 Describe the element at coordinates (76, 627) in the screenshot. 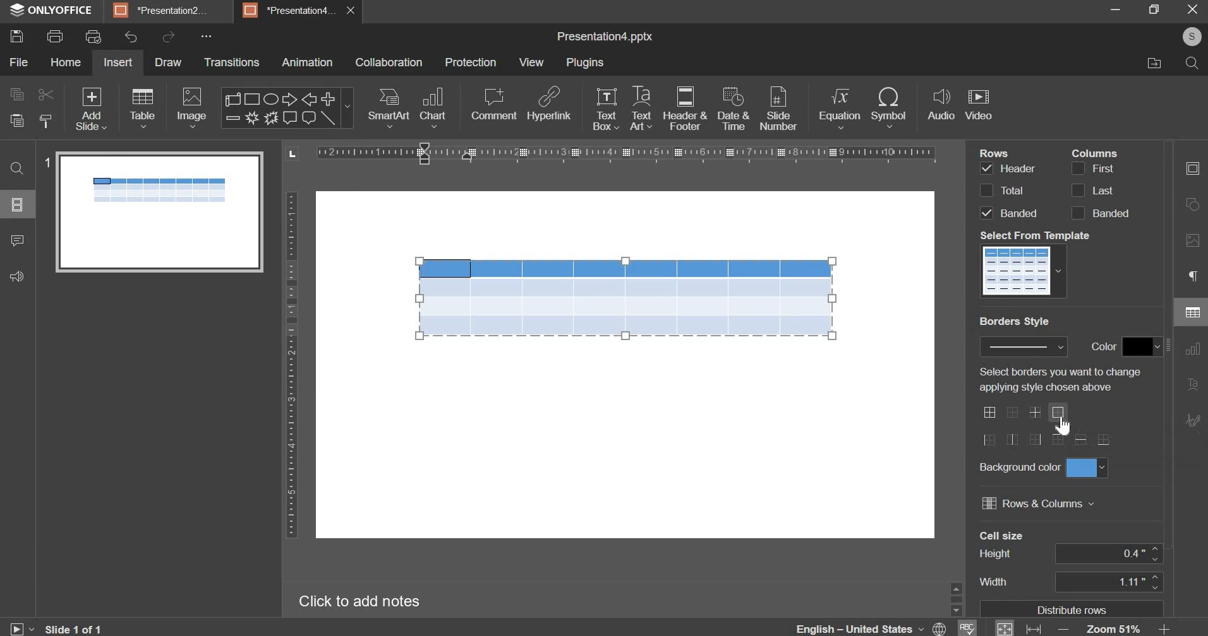

I see `slide 1 of 1` at that location.